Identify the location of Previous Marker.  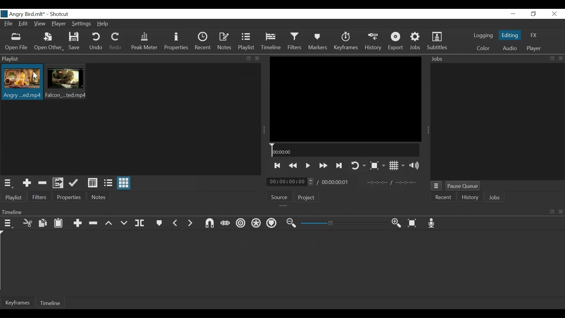
(176, 223).